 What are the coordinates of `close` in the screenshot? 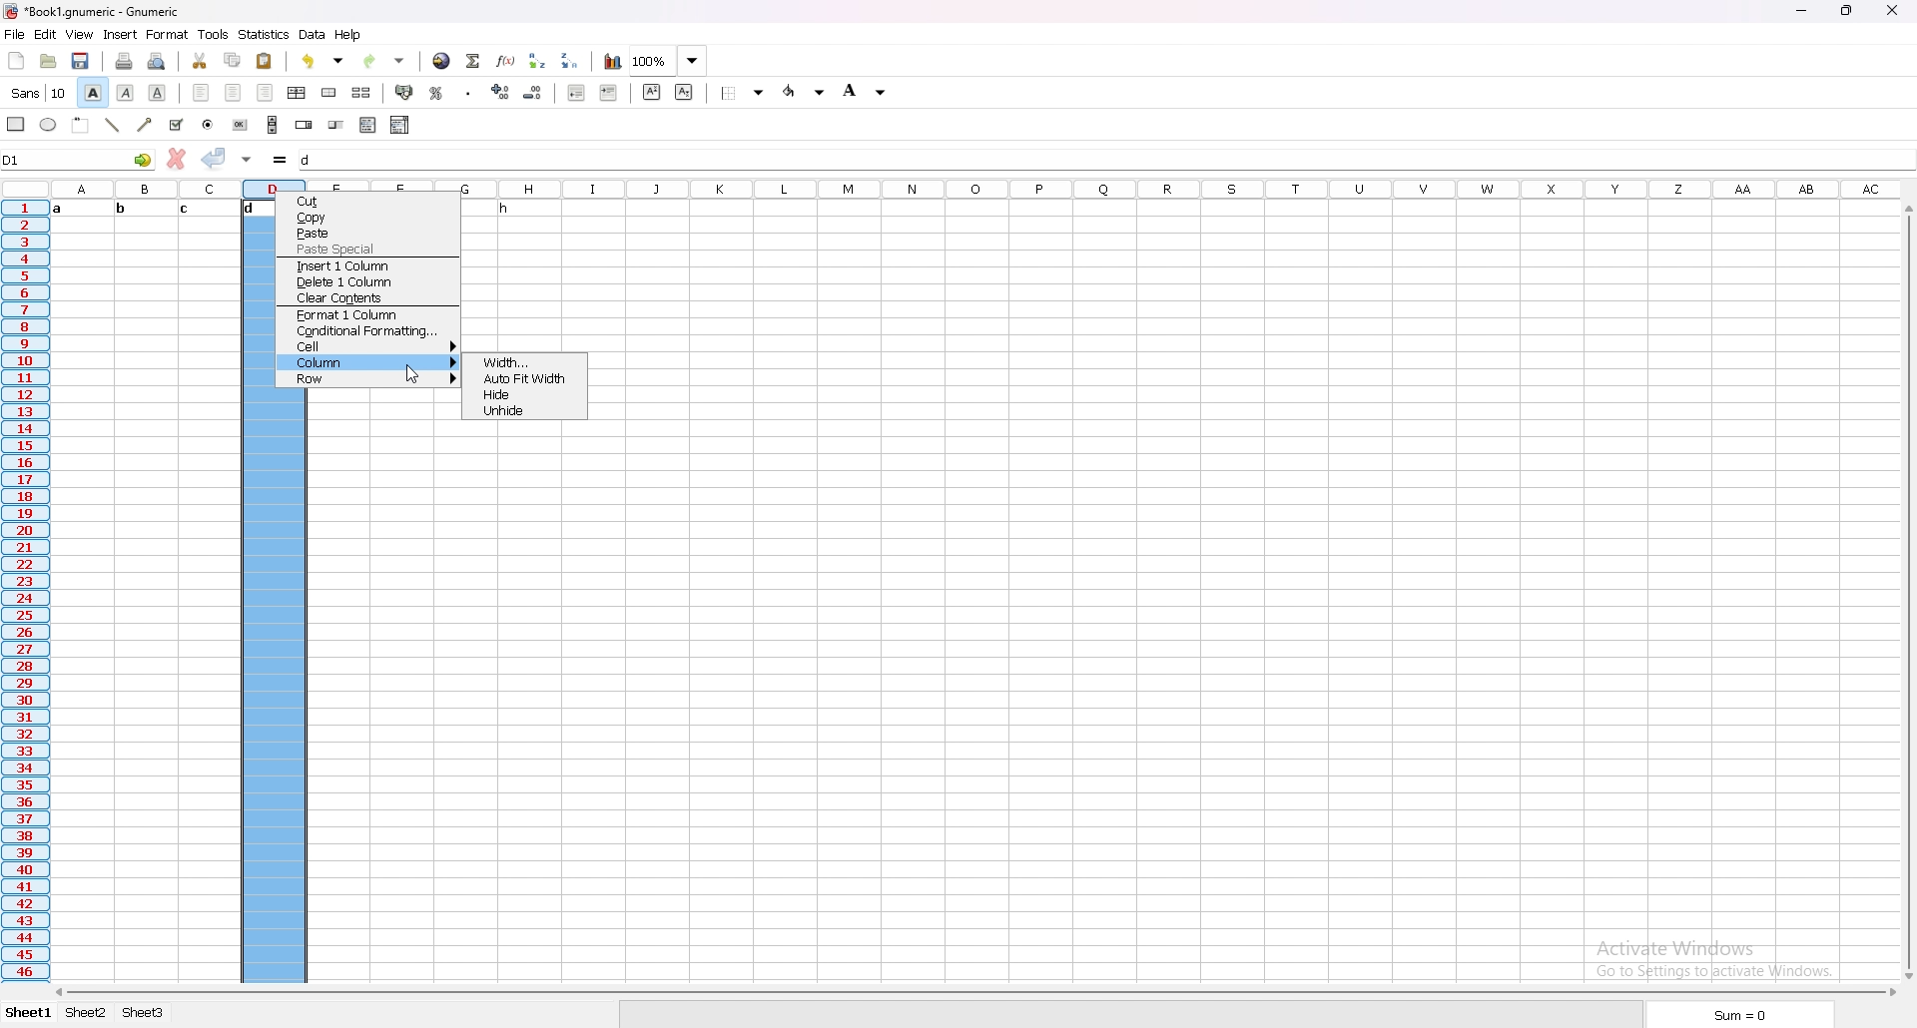 It's located at (1893, 10).